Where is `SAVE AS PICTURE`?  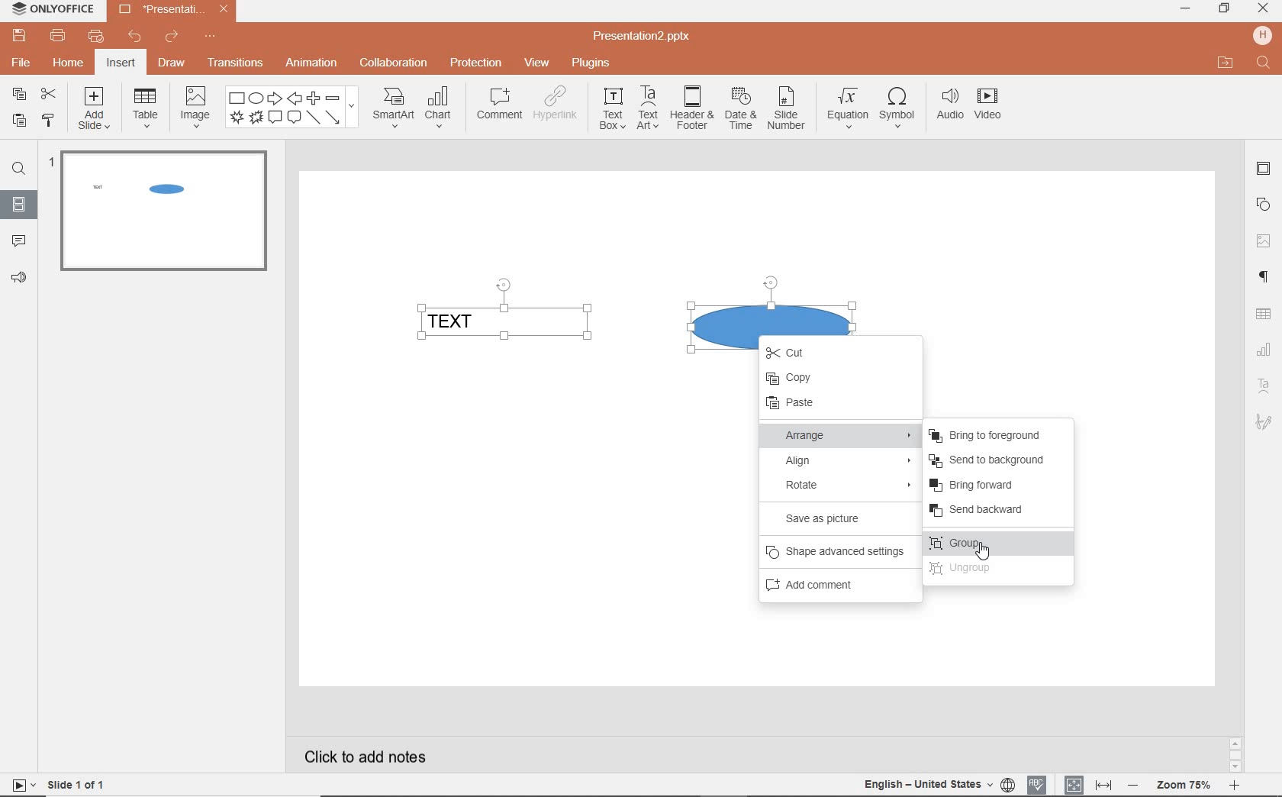 SAVE AS PICTURE is located at coordinates (839, 519).